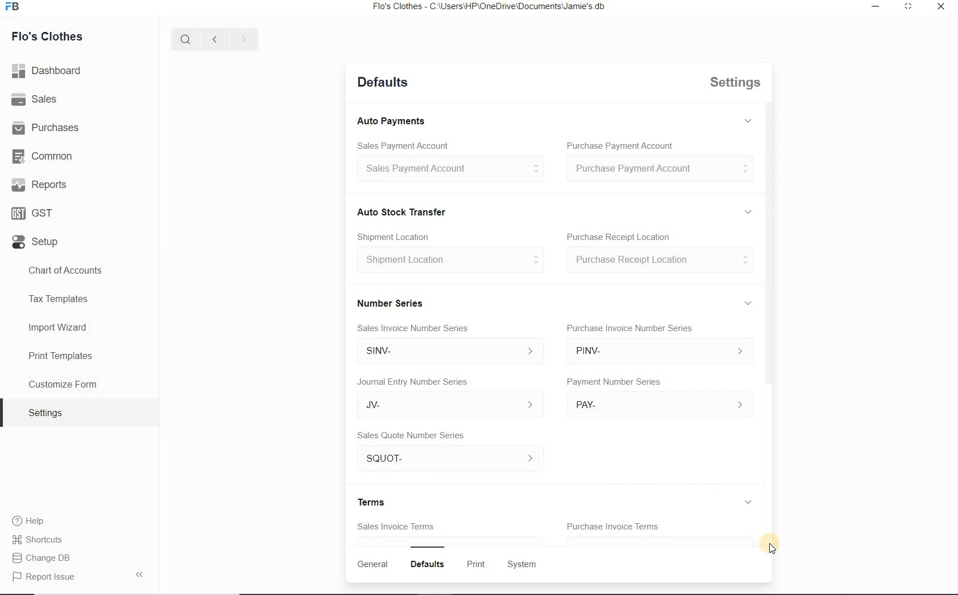 This screenshot has width=958, height=595. What do you see at coordinates (734, 82) in the screenshot?
I see `Settings` at bounding box center [734, 82].